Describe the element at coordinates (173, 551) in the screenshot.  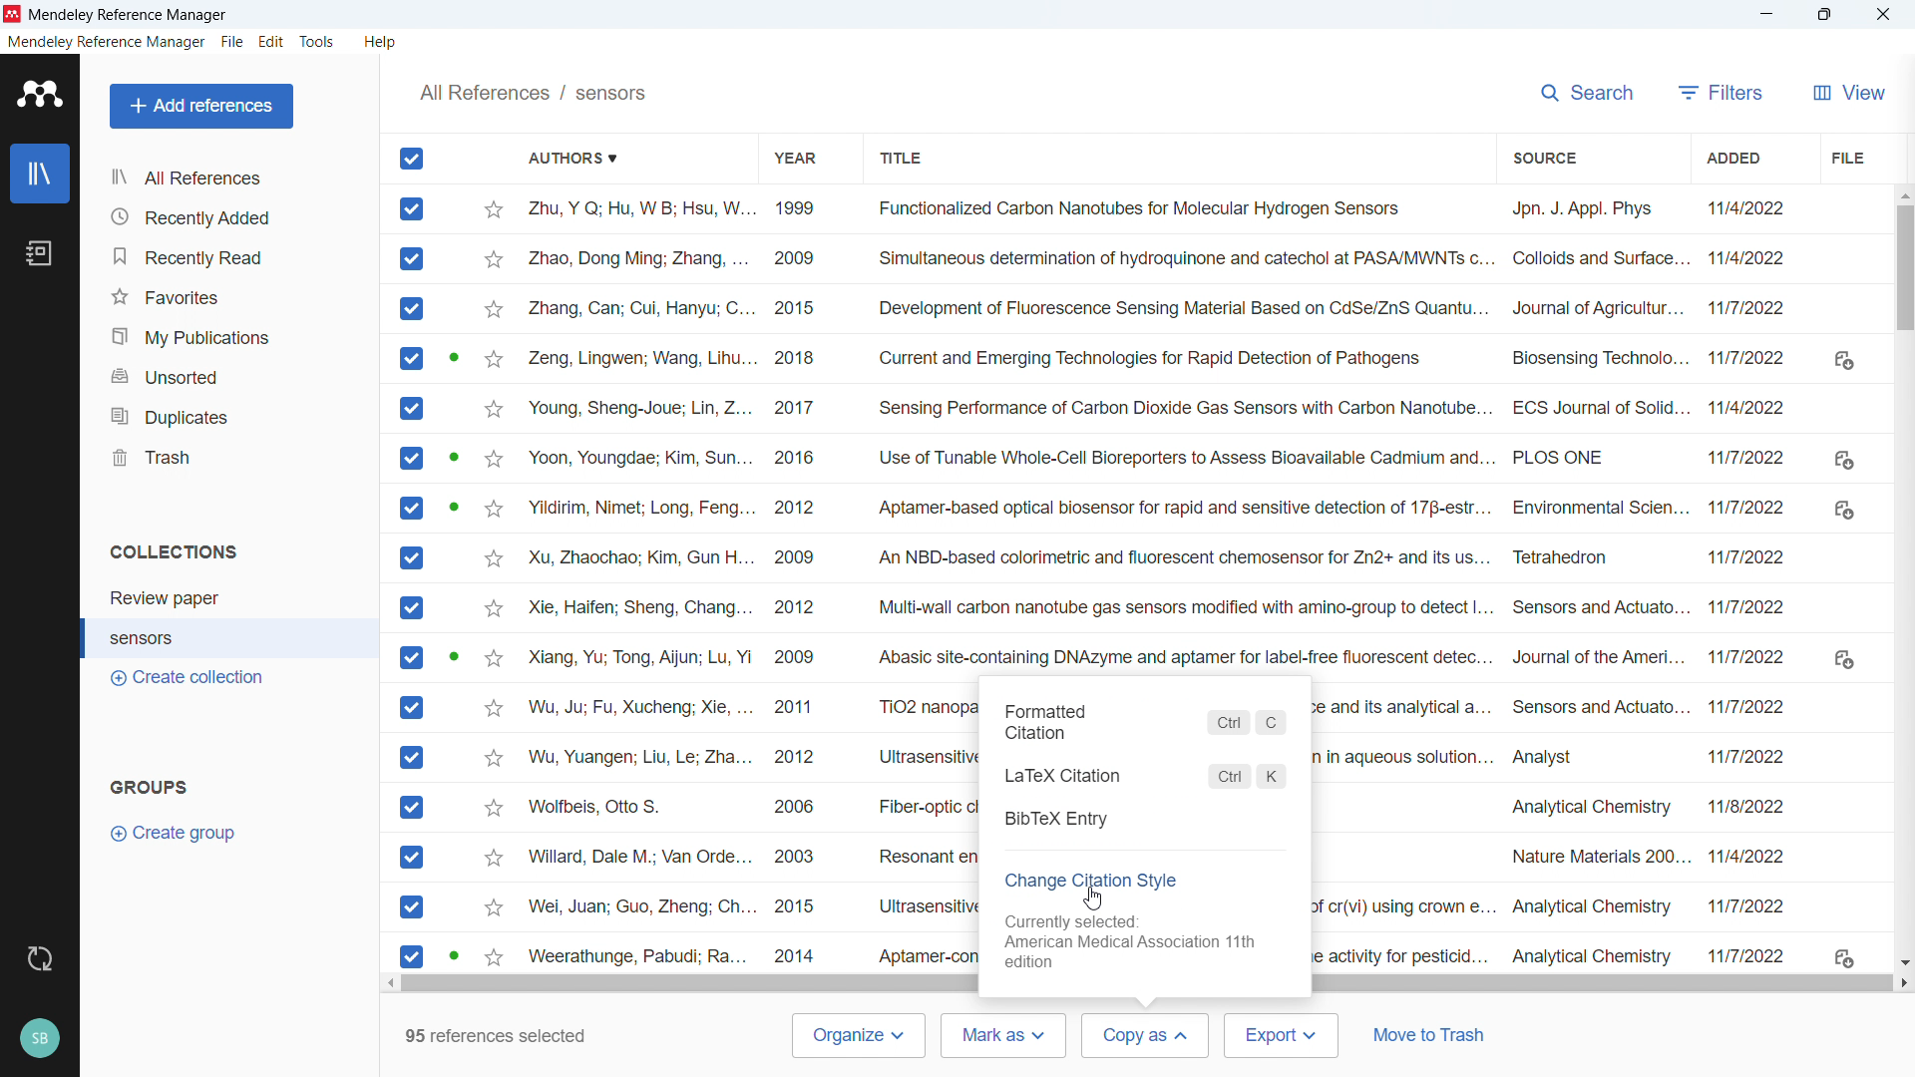
I see `collections` at that location.